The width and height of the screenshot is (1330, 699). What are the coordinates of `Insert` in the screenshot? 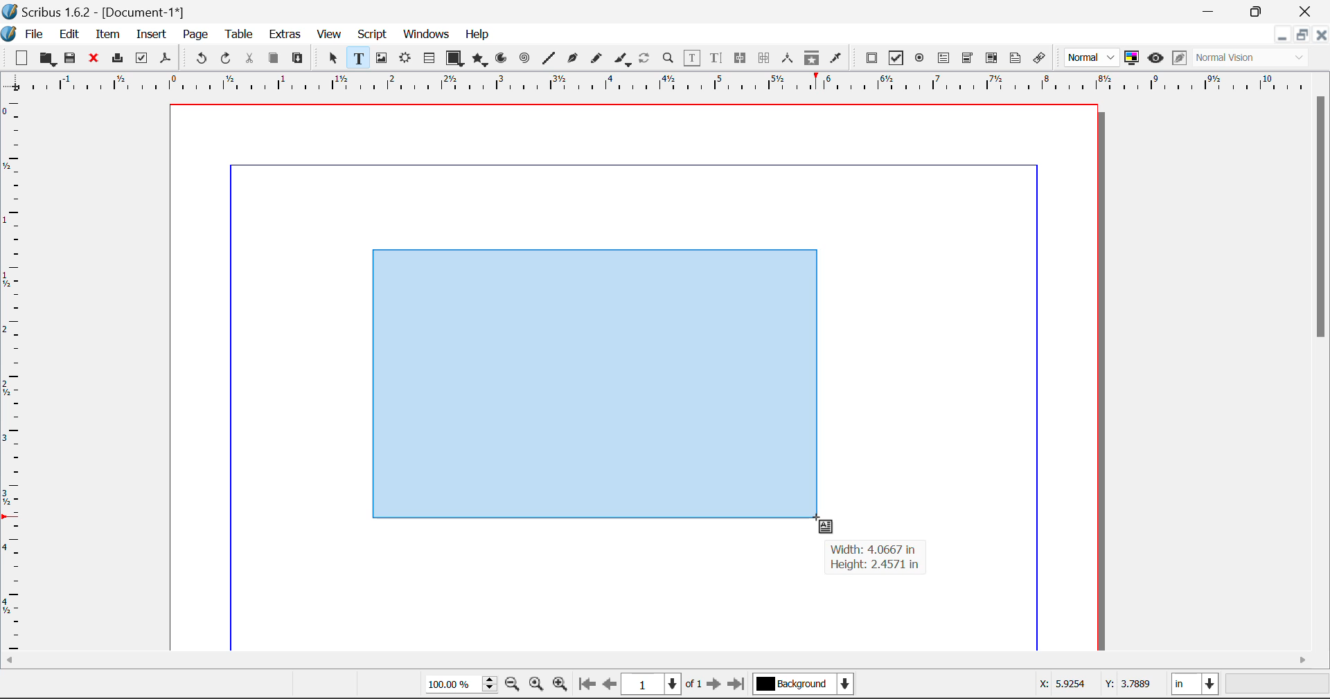 It's located at (150, 35).